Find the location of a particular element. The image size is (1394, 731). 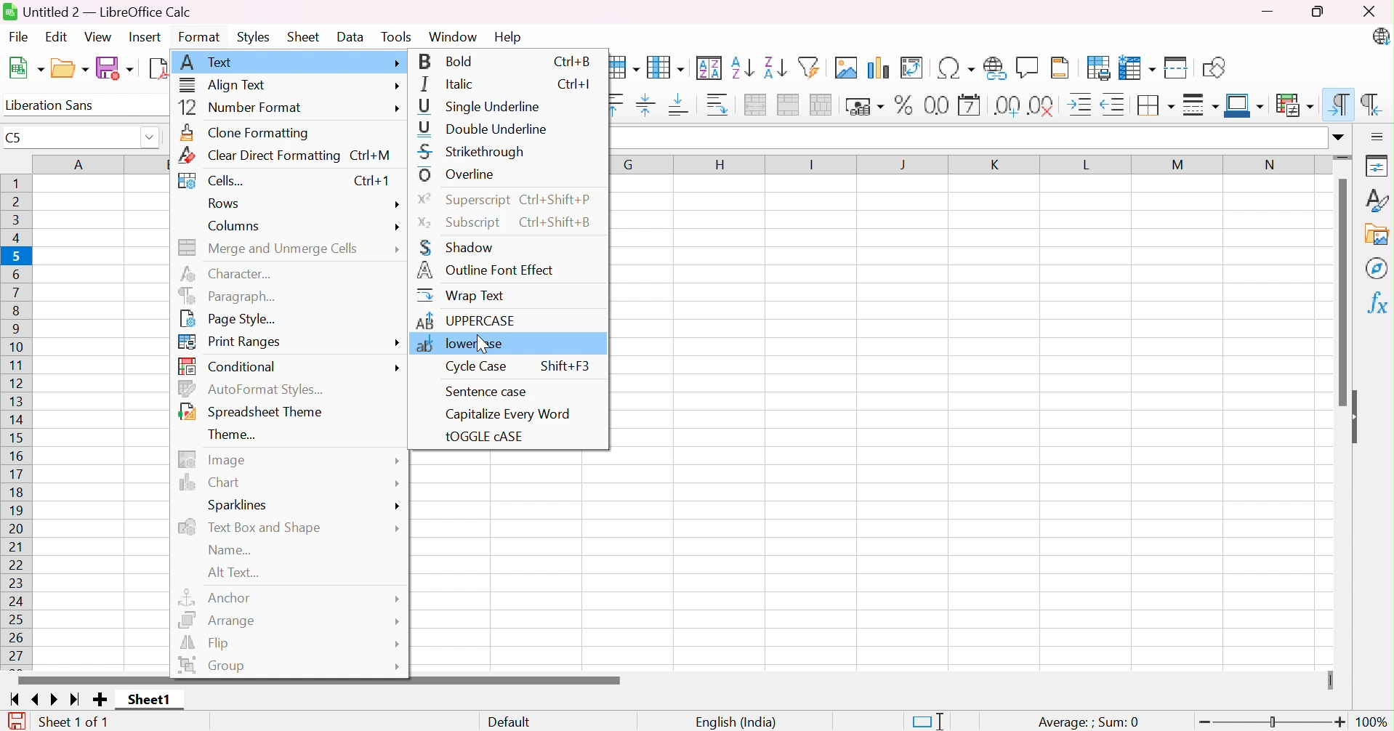

Insert Hyperlink is located at coordinates (996, 68).